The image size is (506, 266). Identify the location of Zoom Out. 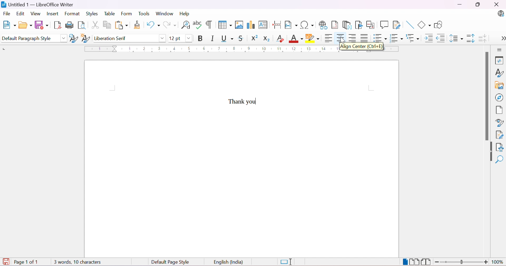
(437, 262).